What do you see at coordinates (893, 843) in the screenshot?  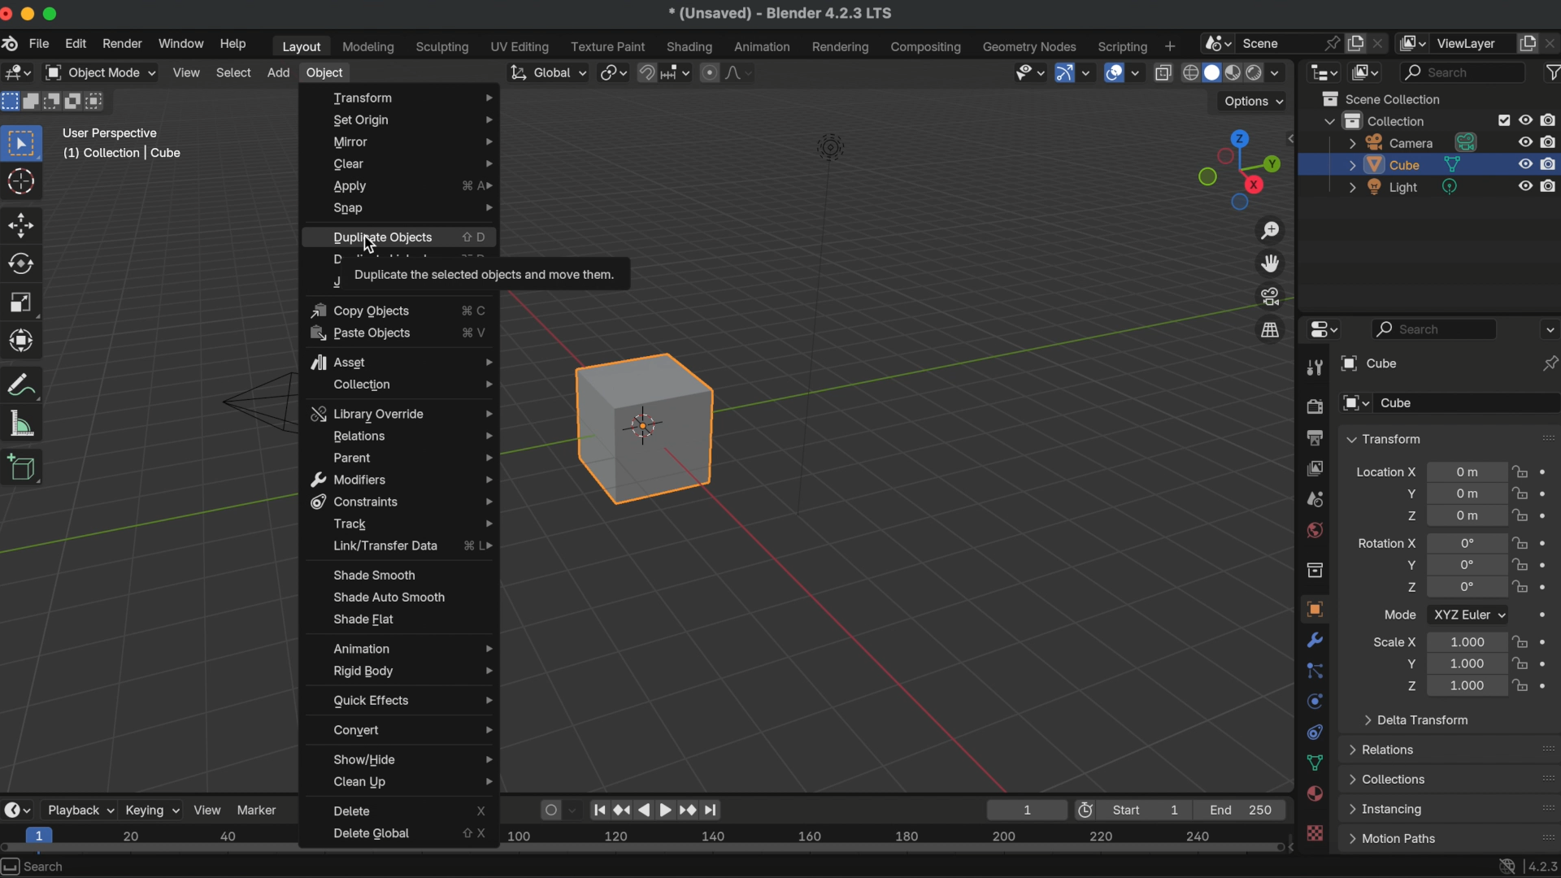 I see `timeline` at bounding box center [893, 843].